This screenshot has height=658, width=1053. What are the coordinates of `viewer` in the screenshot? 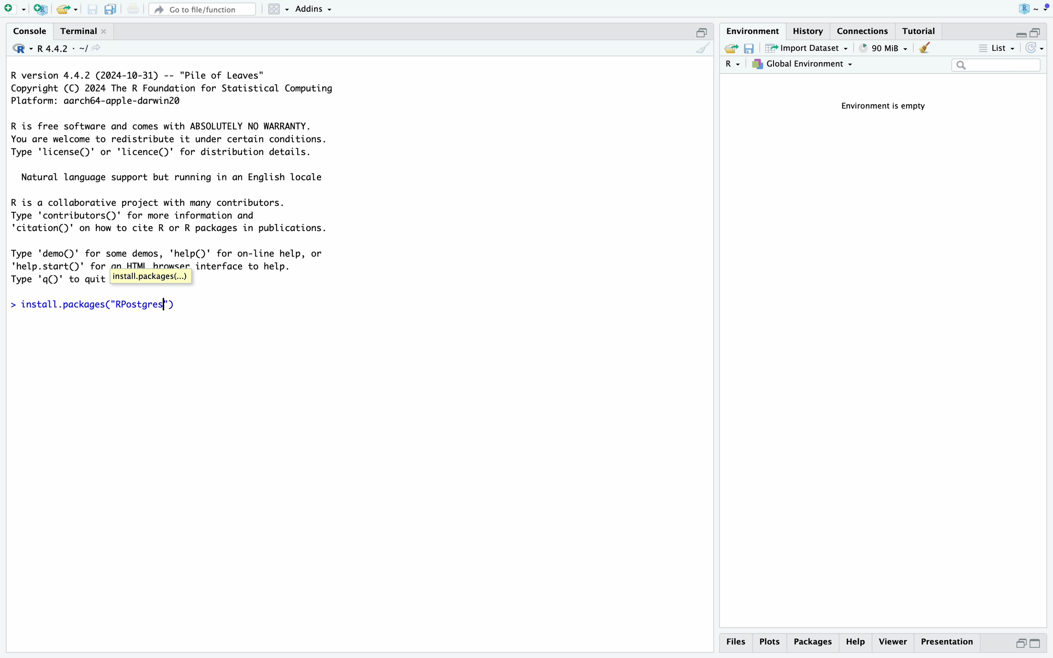 It's located at (892, 642).